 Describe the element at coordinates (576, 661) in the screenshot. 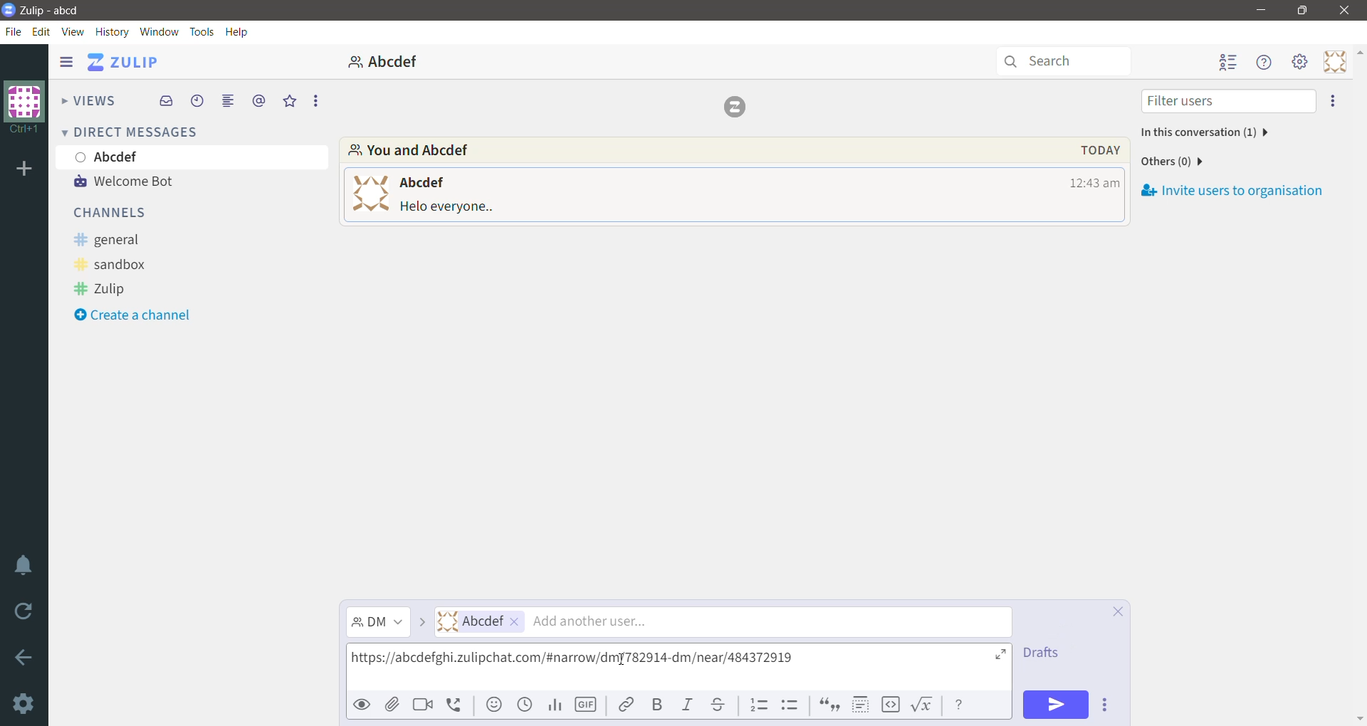

I see `Copied message link` at that location.